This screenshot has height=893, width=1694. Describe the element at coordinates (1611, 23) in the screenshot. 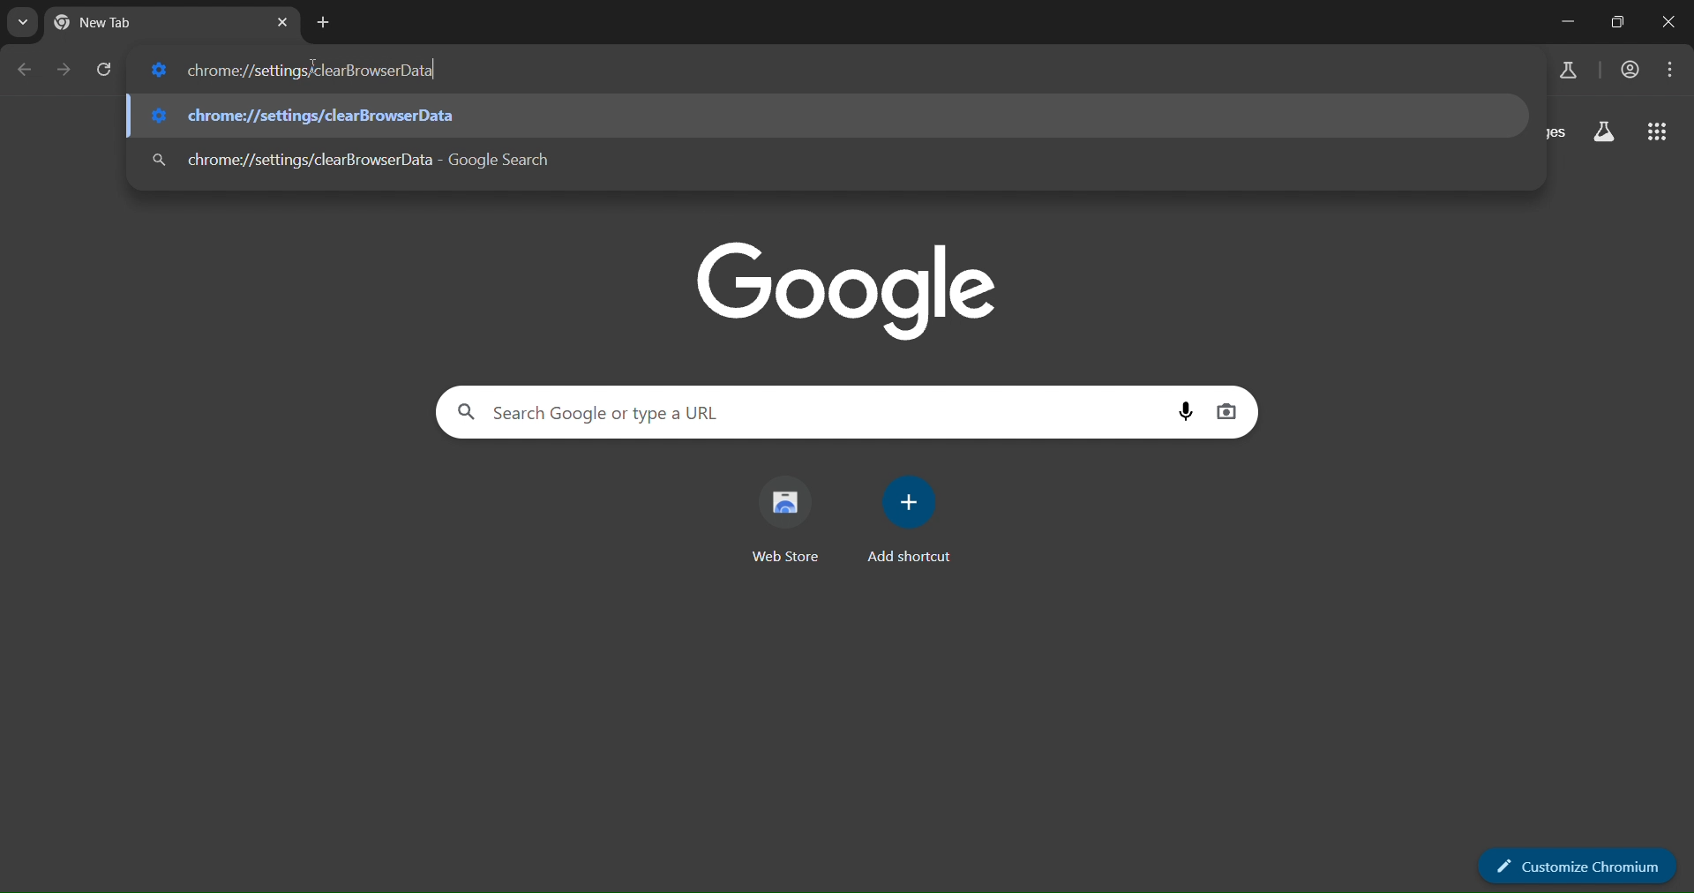

I see `maximize` at that location.